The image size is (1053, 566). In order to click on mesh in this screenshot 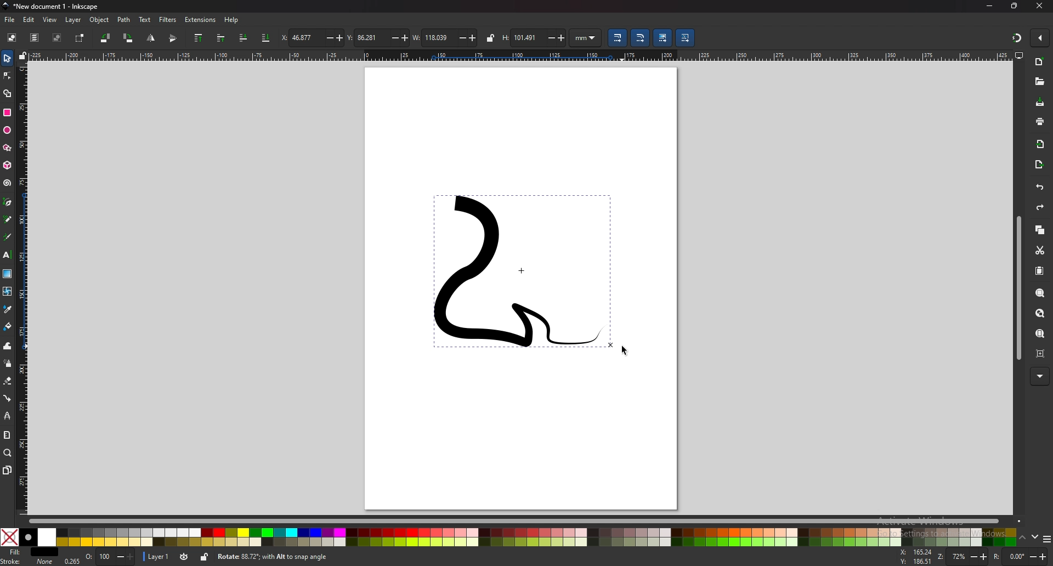, I will do `click(7, 290)`.